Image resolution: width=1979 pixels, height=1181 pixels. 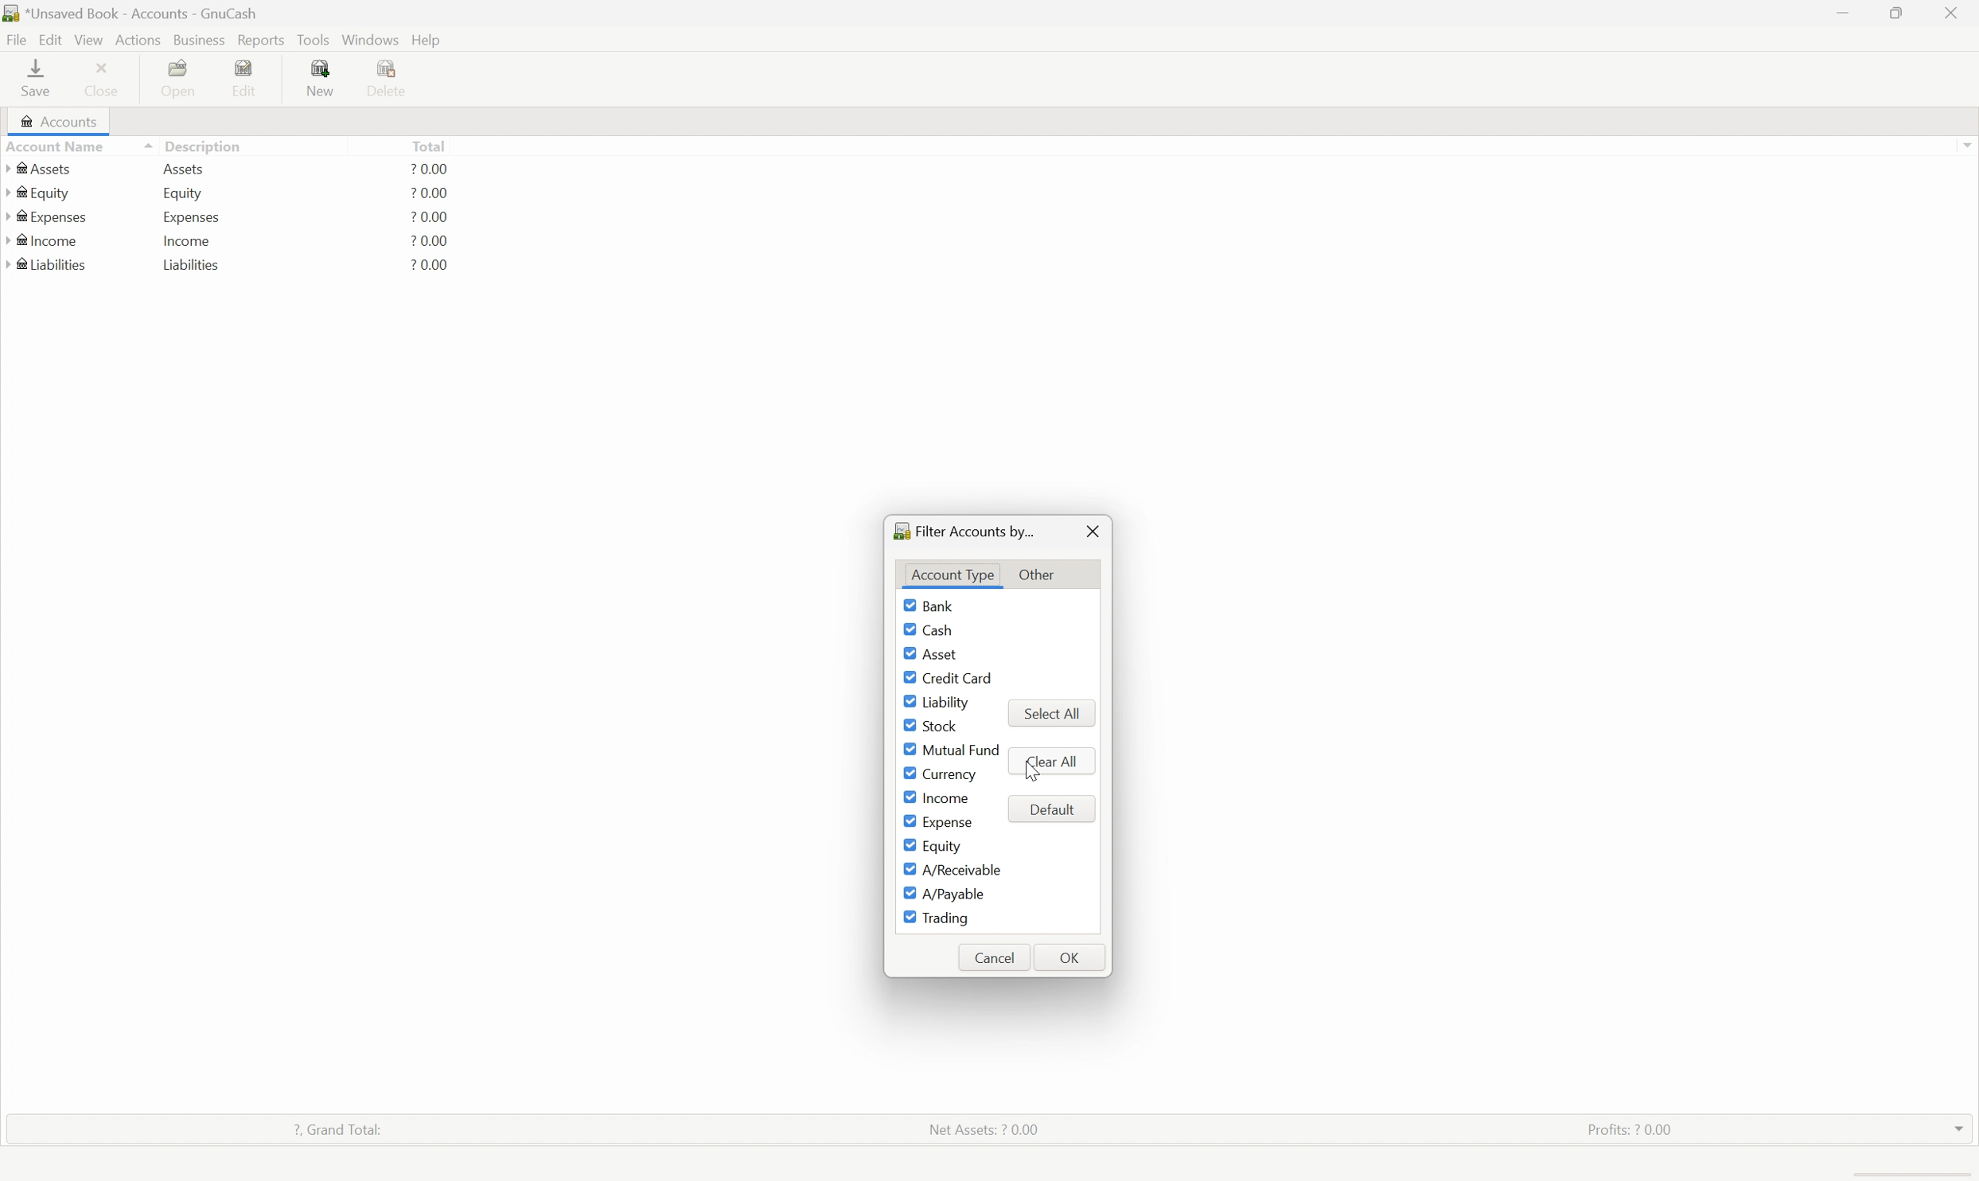 I want to click on Income, so click(x=187, y=240).